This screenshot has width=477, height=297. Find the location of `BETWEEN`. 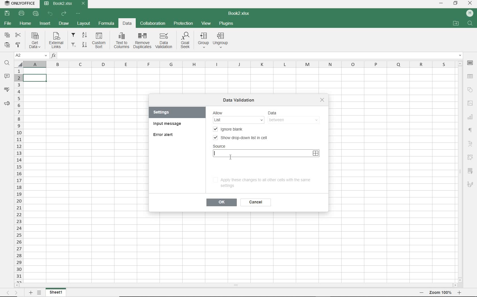

BETWEEN is located at coordinates (294, 120).